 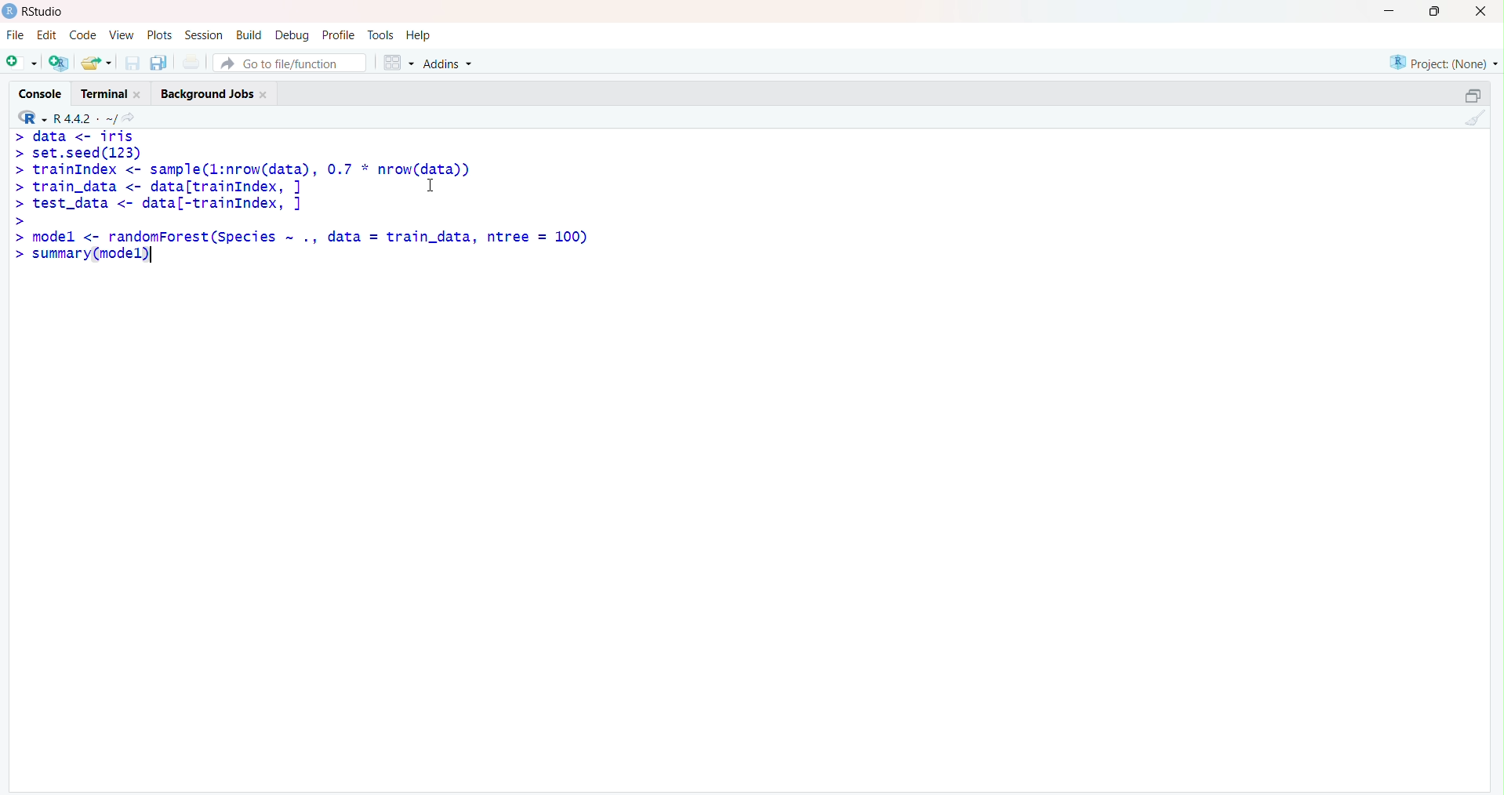 I want to click on View, so click(x=120, y=35).